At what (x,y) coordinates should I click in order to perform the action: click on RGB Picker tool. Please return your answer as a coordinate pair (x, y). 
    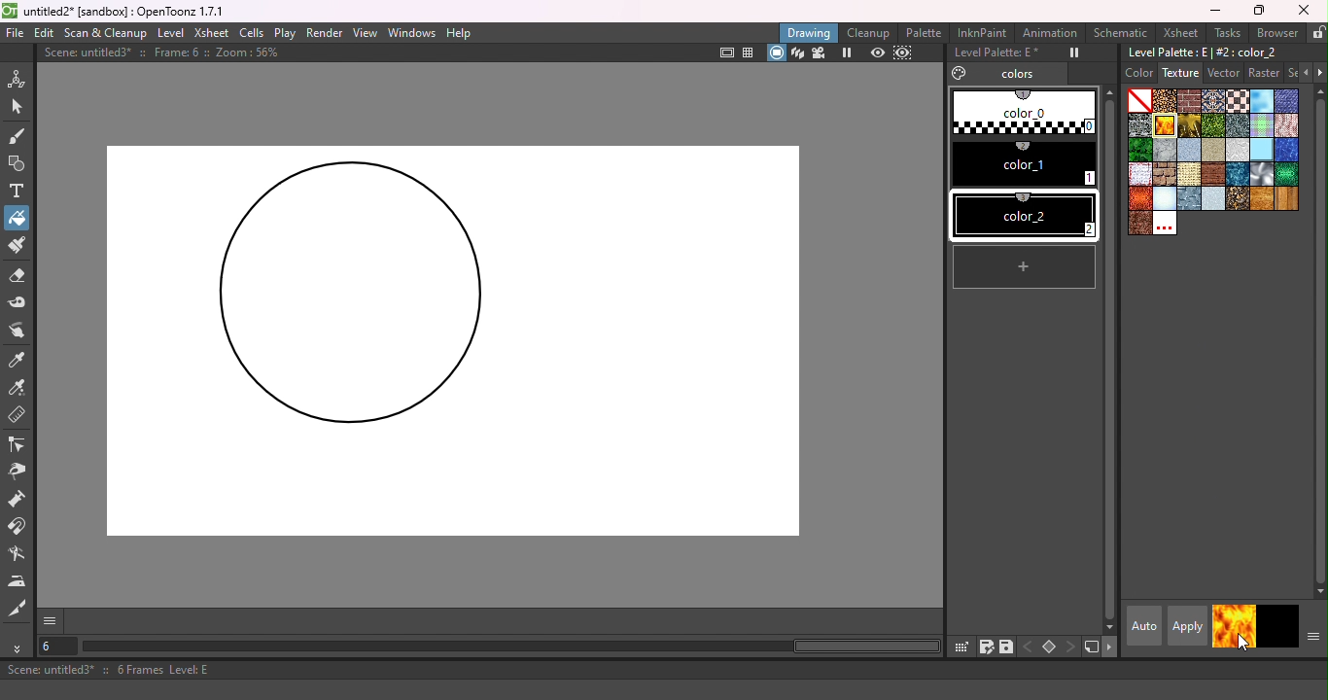
    Looking at the image, I should click on (22, 389).